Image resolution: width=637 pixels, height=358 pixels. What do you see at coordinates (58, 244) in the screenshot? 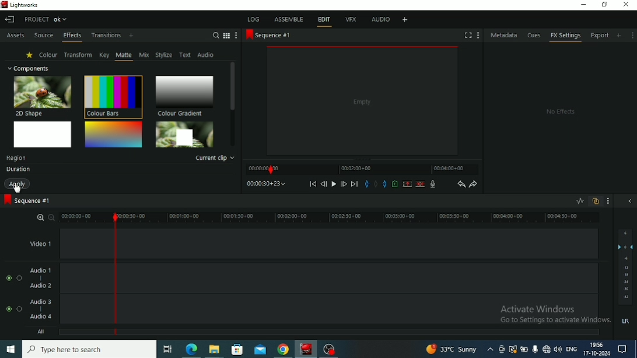
I see `Video 1` at bounding box center [58, 244].